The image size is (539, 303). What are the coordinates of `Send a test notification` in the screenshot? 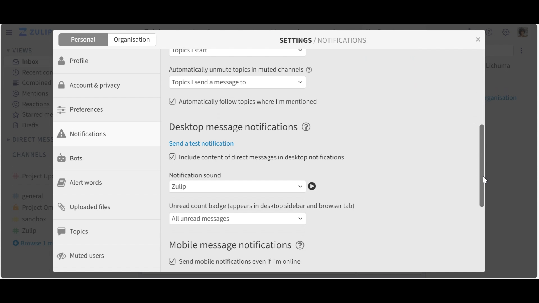 It's located at (205, 144).